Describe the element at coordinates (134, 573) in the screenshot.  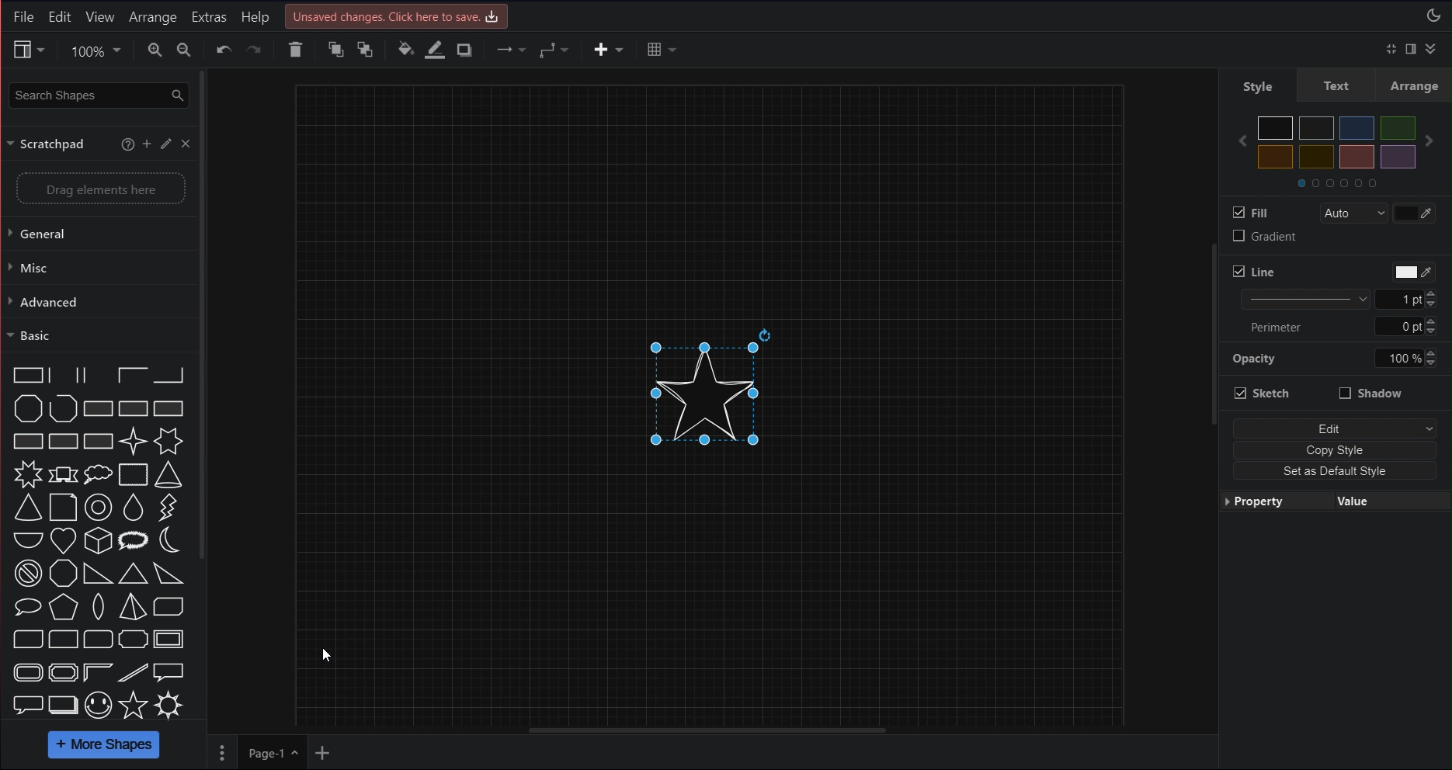
I see `acute triangle` at that location.